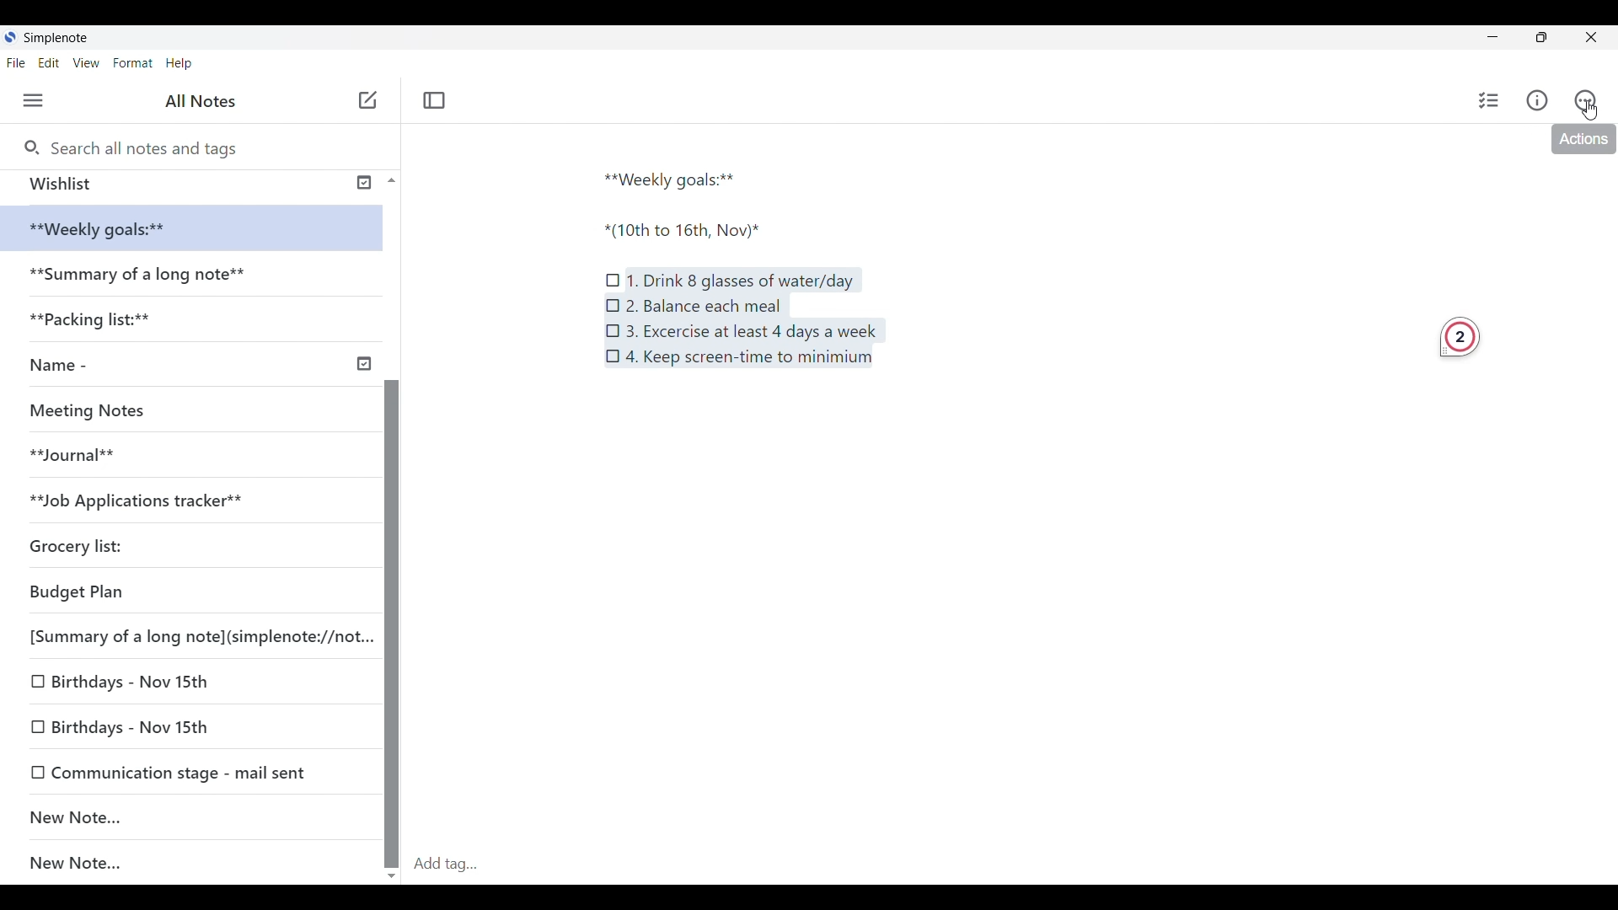 The height and width of the screenshot is (910, 1618). Describe the element at coordinates (191, 772) in the screenshot. I see `Communication stage - mail sent` at that location.